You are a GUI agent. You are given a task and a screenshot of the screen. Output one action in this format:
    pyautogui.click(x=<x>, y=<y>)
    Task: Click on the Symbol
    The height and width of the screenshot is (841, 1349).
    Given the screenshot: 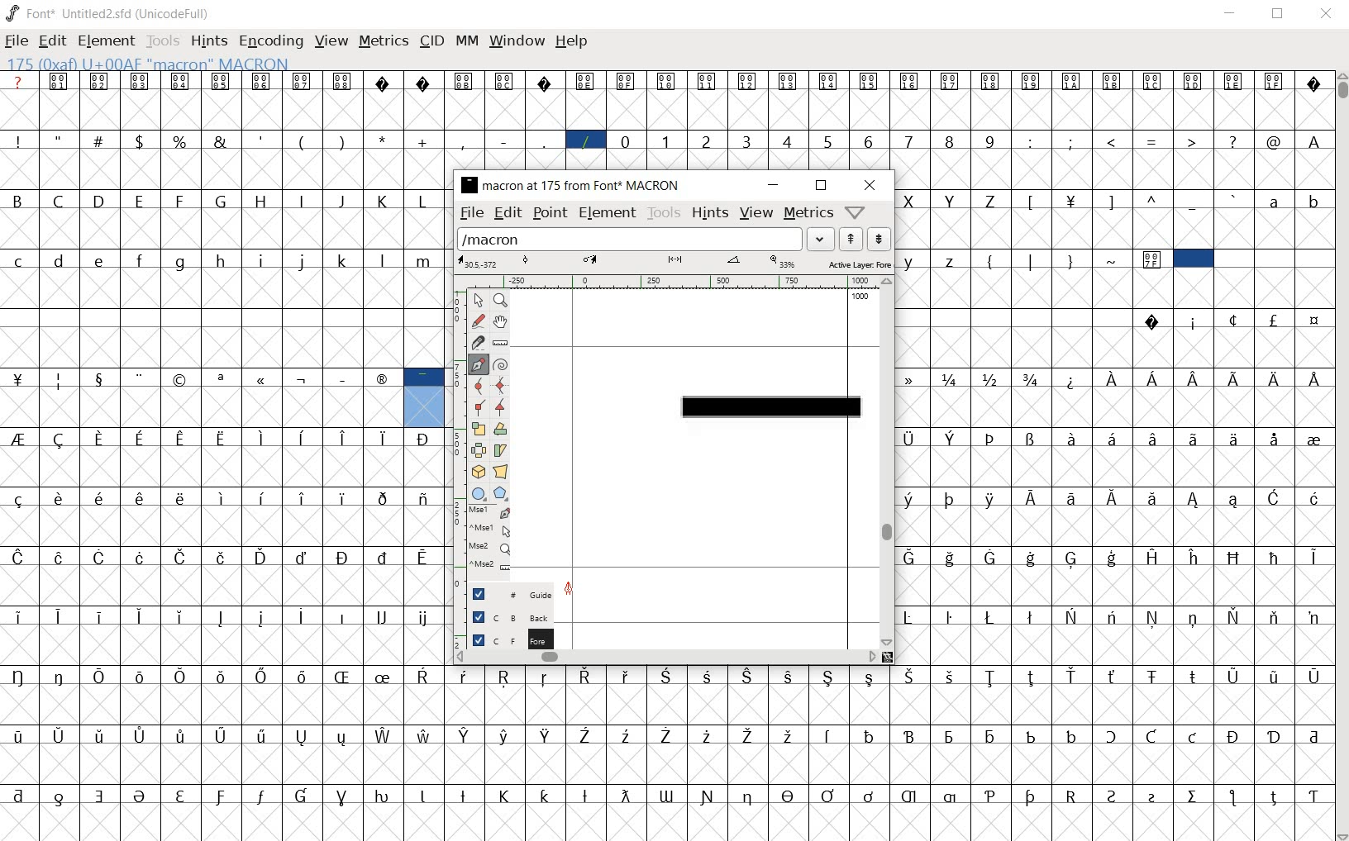 What is the action you would take?
    pyautogui.click(x=102, y=615)
    